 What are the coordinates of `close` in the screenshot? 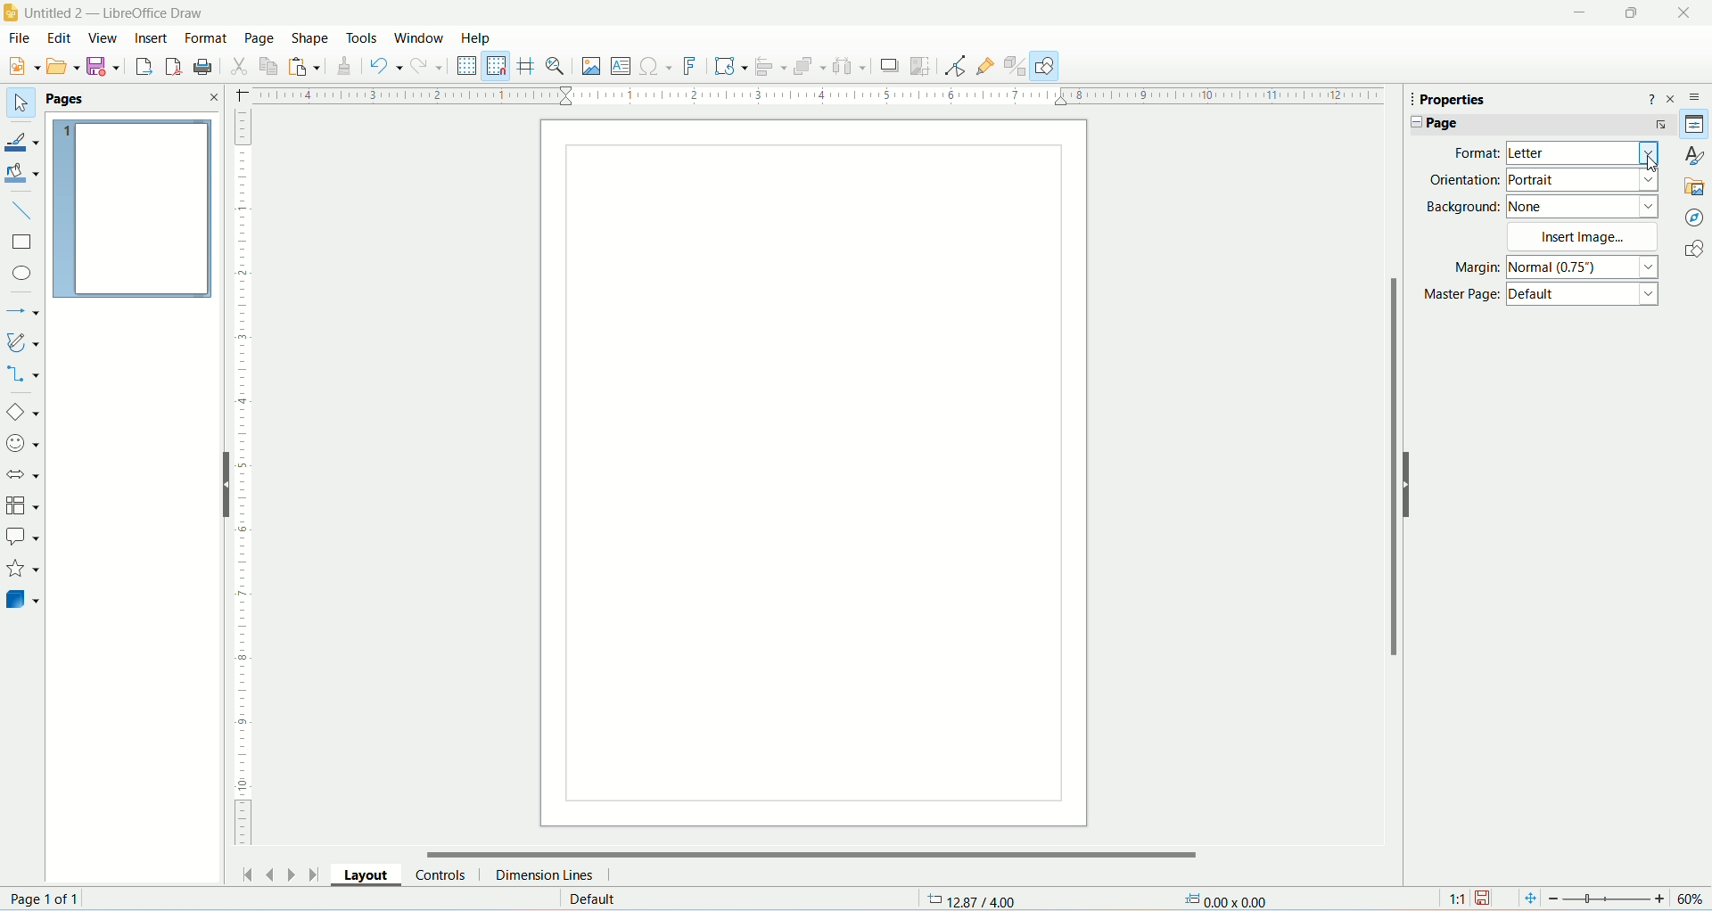 It's located at (215, 95).